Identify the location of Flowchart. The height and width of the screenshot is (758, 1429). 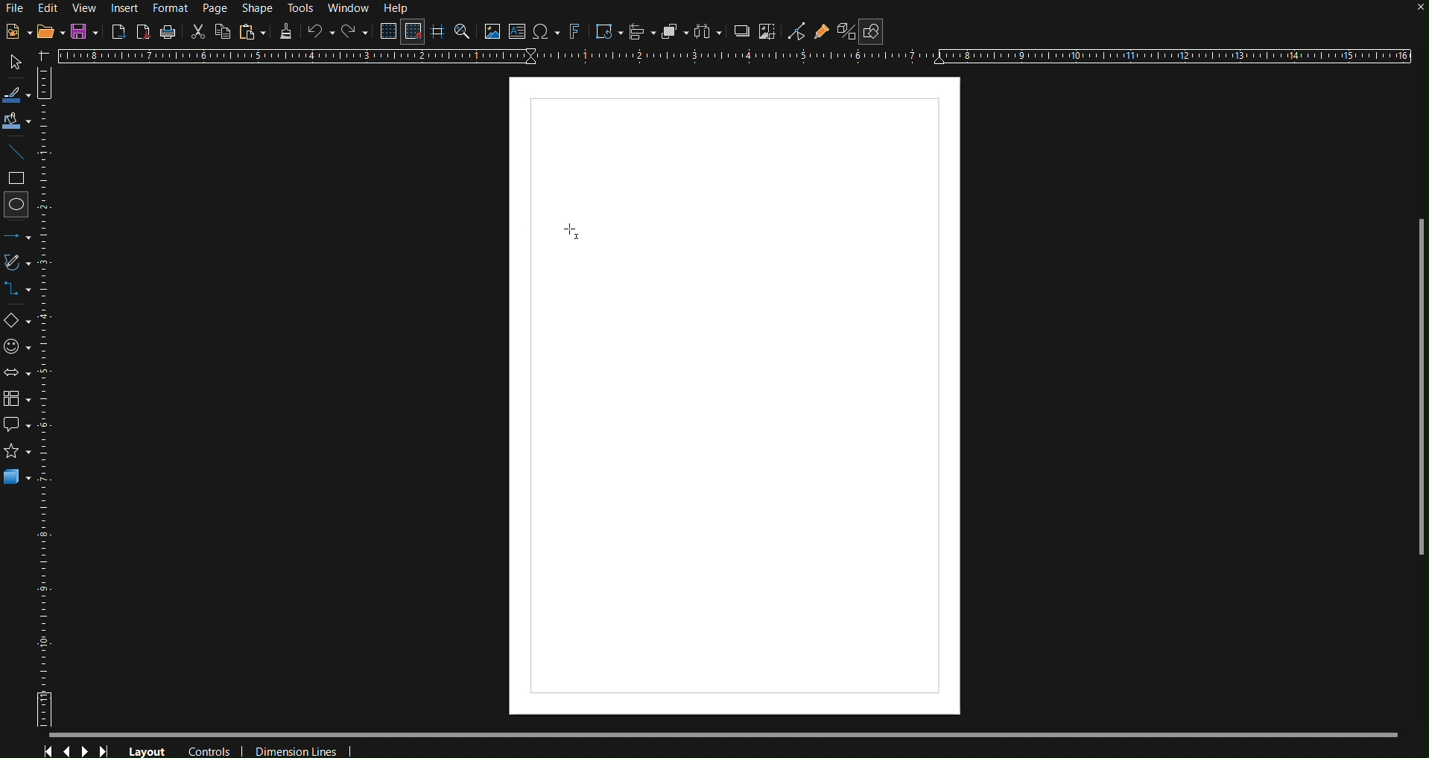
(21, 396).